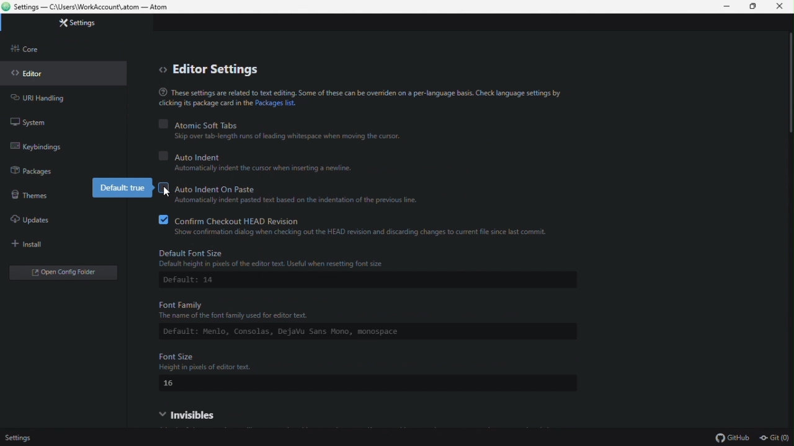  I want to click on Automatically indent pasted text based on the indentation of the previous line., so click(293, 201).